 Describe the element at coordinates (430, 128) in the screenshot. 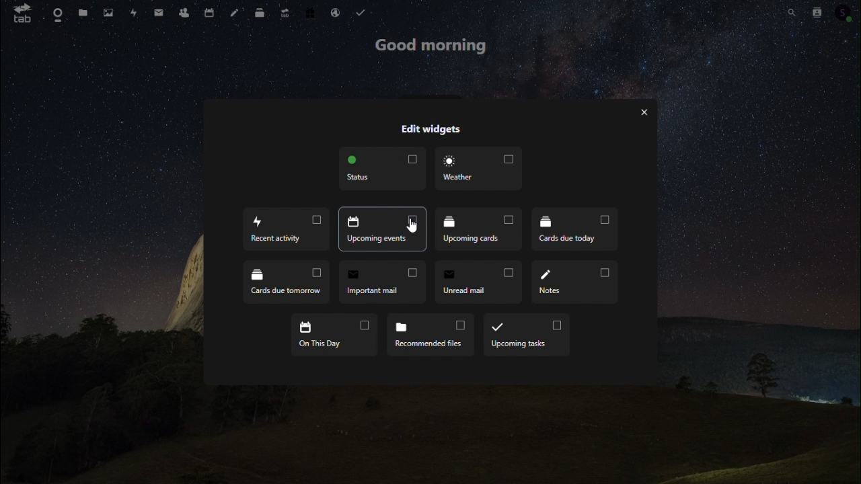

I see `Edit widgets` at that location.